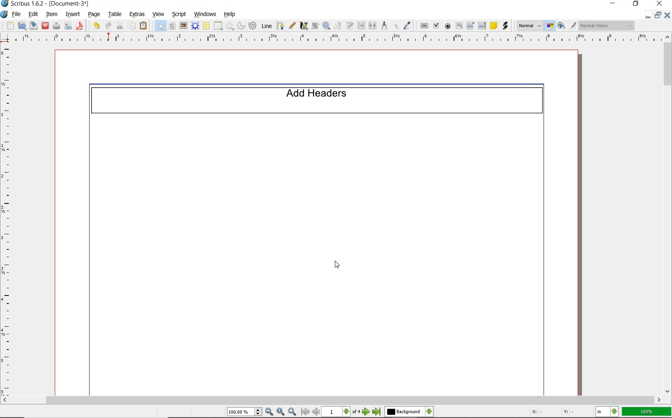 This screenshot has height=418, width=672. Describe the element at coordinates (293, 412) in the screenshot. I see `zoom in` at that location.